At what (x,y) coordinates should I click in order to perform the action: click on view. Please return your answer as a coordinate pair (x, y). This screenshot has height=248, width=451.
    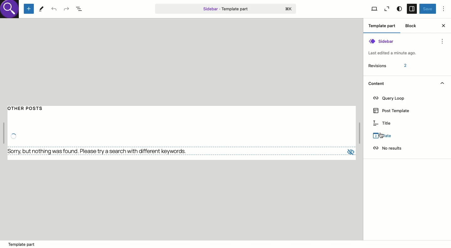
    Looking at the image, I should click on (349, 151).